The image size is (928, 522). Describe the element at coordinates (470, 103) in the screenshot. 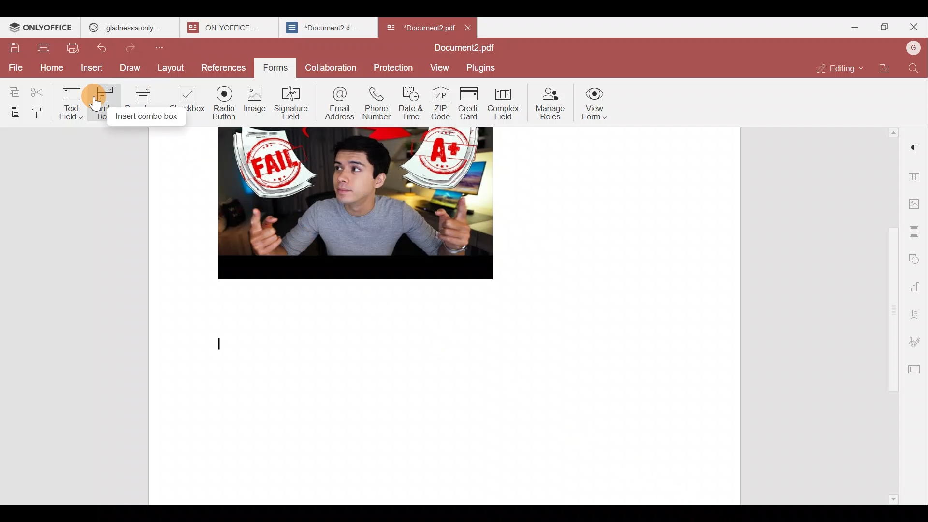

I see `Credit card` at that location.